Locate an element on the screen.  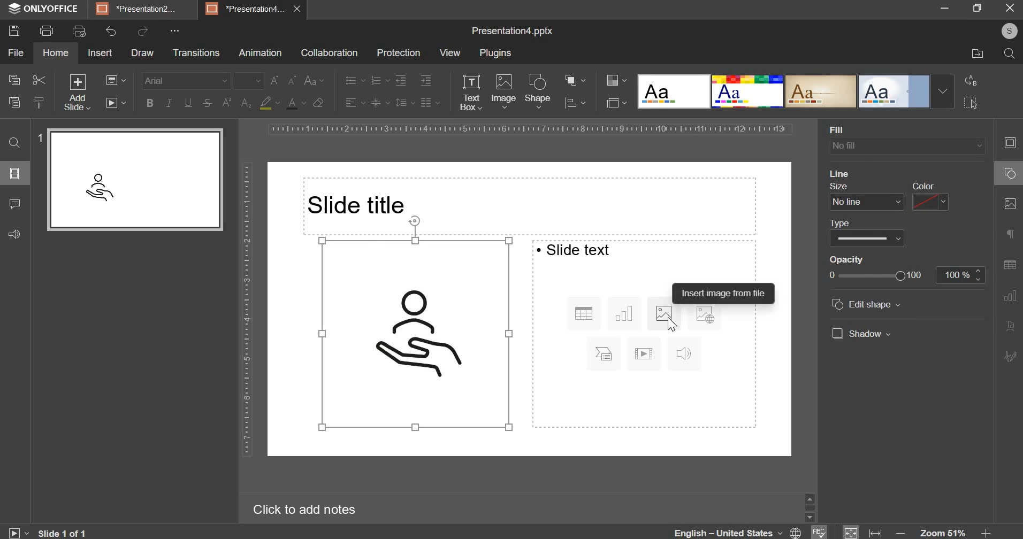
text box is located at coordinates (471, 93).